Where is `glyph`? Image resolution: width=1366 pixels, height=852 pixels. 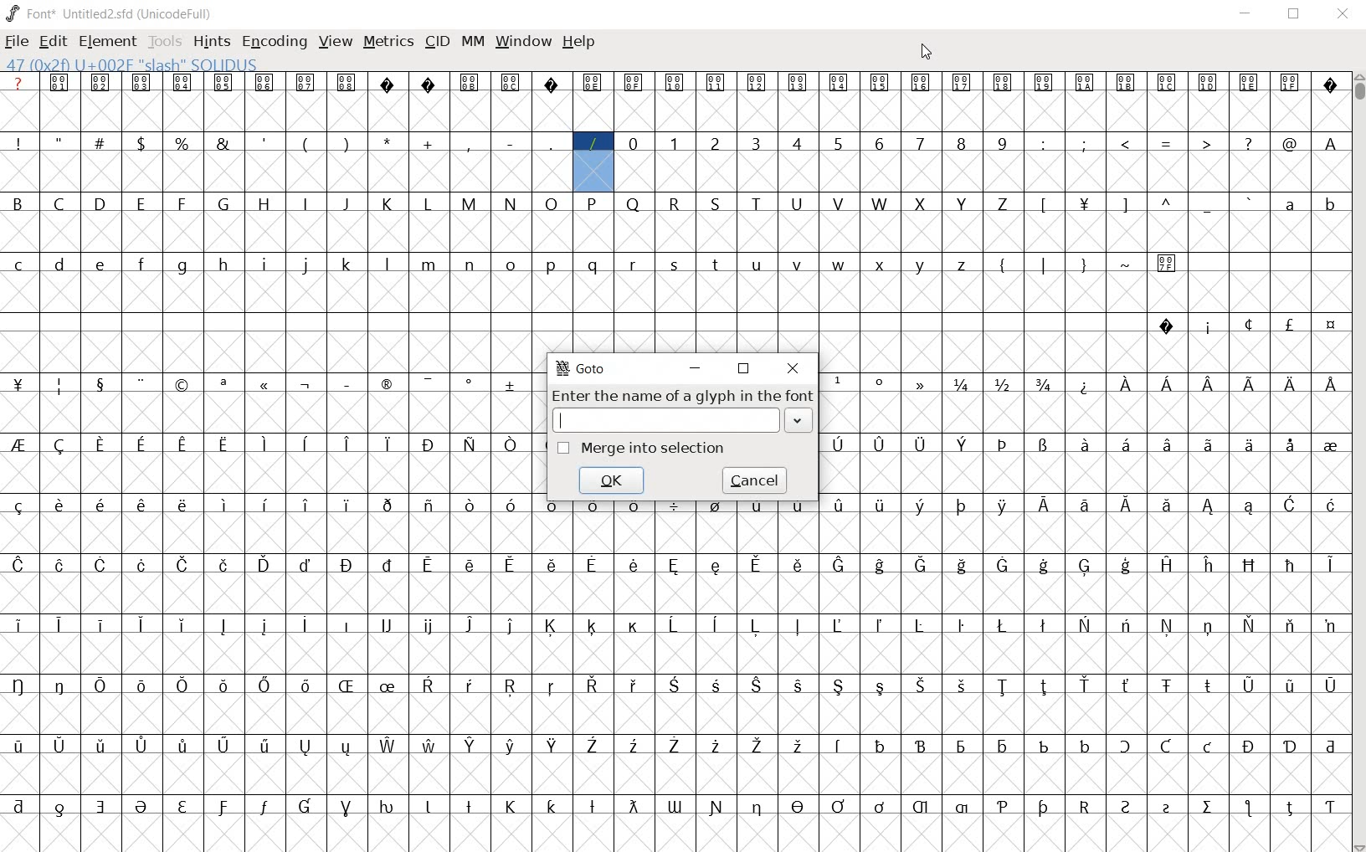
glyph is located at coordinates (634, 204).